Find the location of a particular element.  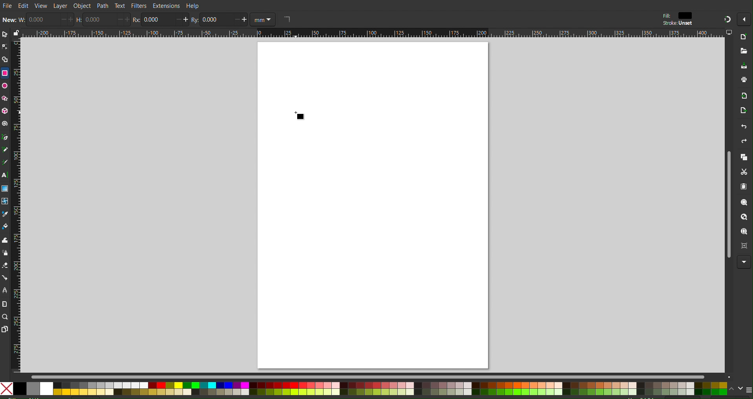

computer icon is located at coordinates (729, 32).